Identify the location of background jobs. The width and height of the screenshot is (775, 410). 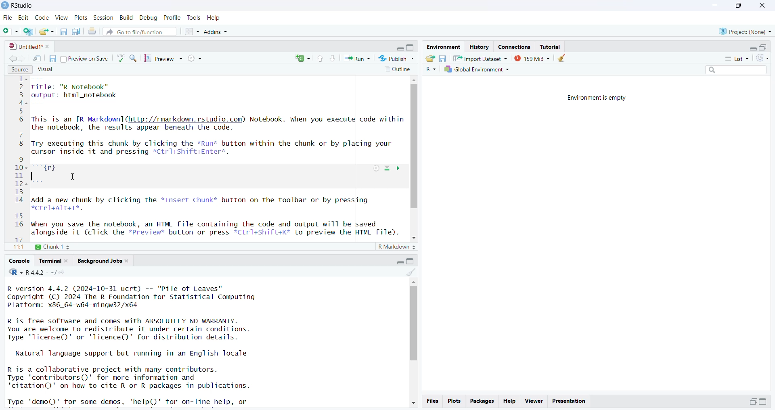
(103, 261).